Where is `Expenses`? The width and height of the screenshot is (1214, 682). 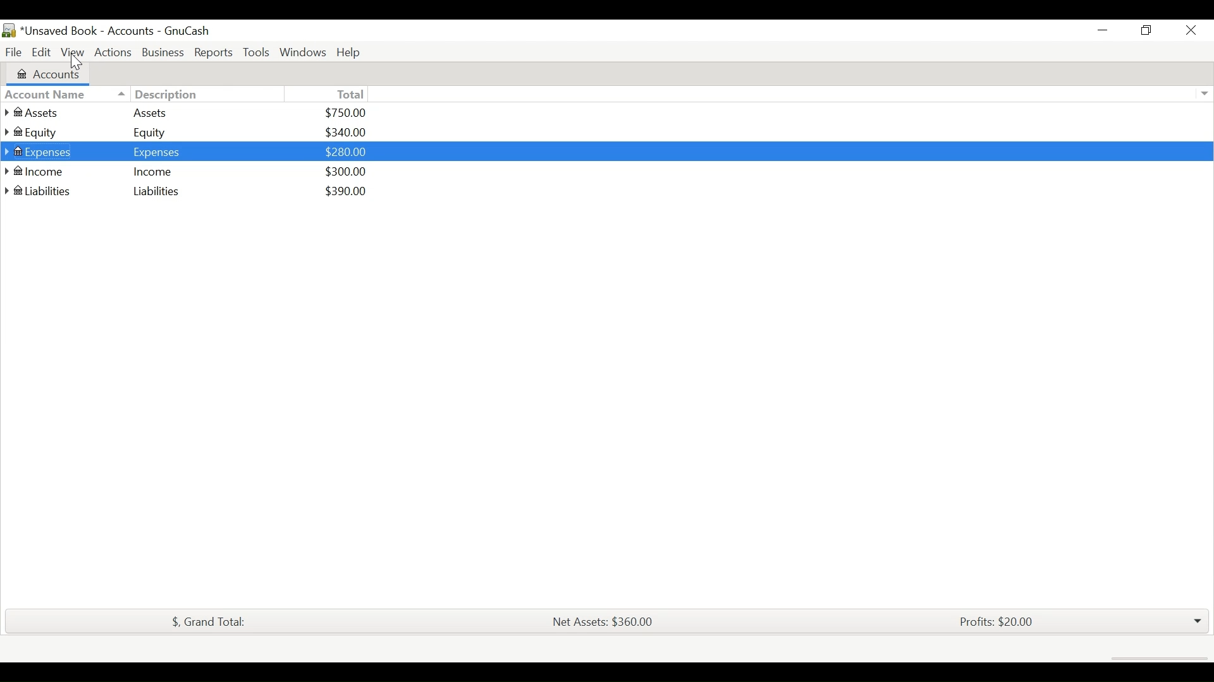 Expenses is located at coordinates (48, 152).